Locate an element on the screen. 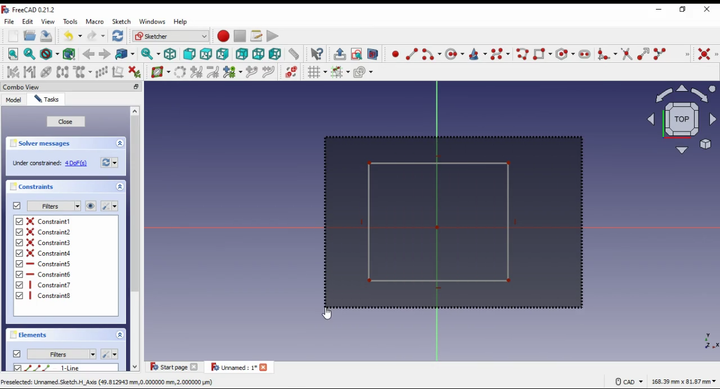 The width and height of the screenshot is (720, 389). on/off constraint 3 is located at coordinates (48, 242).